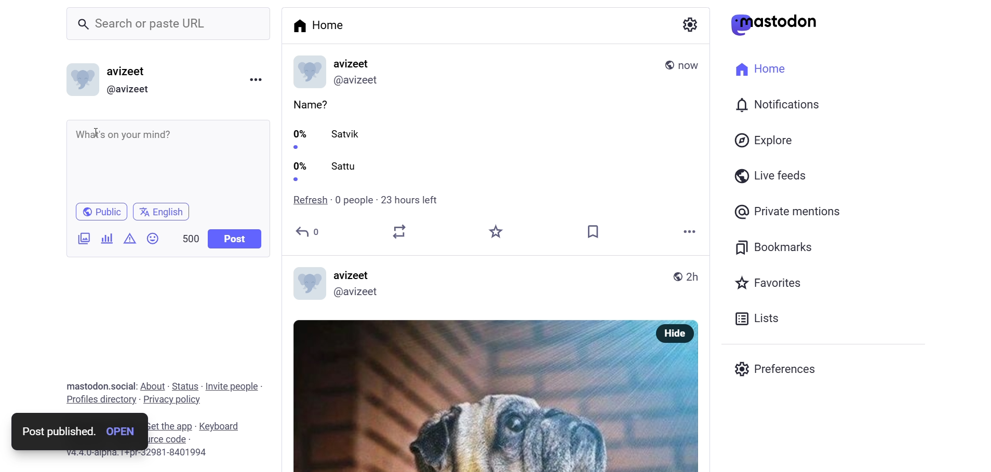  What do you see at coordinates (346, 166) in the screenshot?
I see `sattu` at bounding box center [346, 166].